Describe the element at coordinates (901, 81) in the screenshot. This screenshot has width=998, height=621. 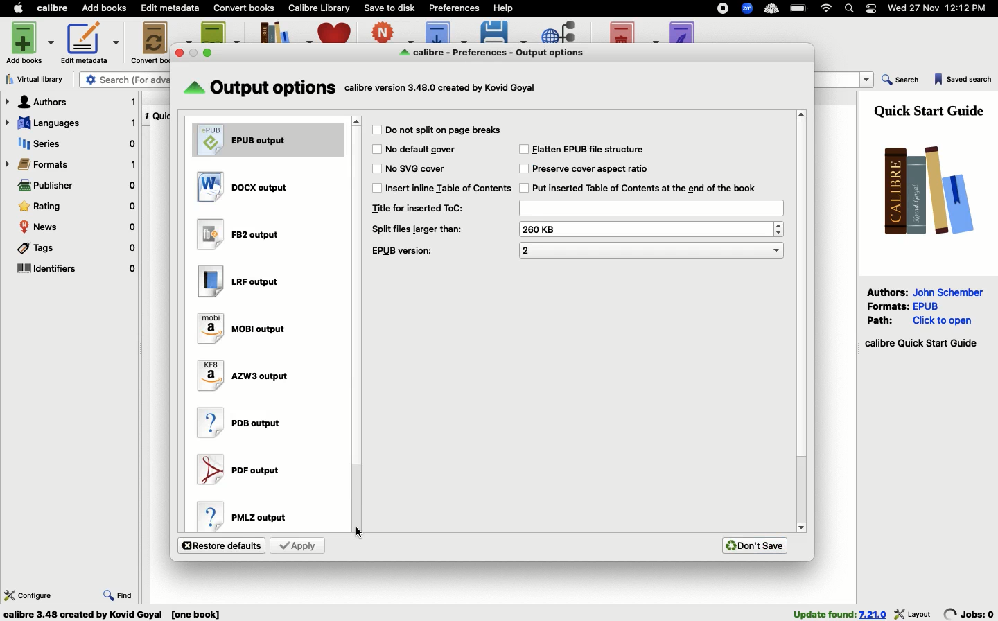
I see `Search` at that location.